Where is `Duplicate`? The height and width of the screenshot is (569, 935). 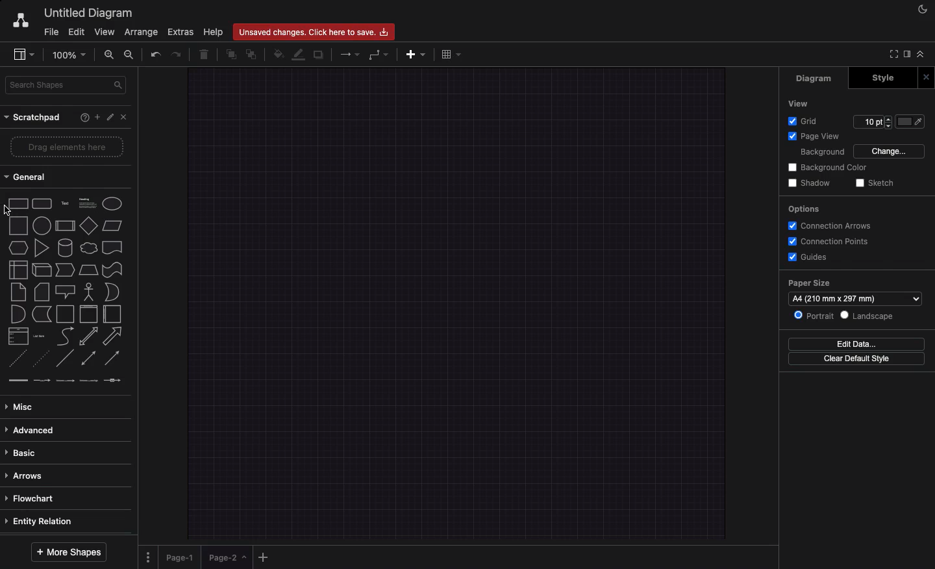 Duplicate is located at coordinates (320, 53).